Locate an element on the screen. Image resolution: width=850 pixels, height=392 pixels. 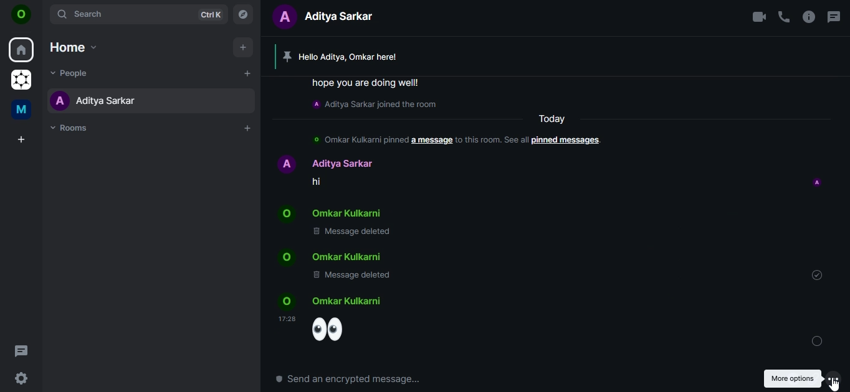
home is located at coordinates (21, 50).